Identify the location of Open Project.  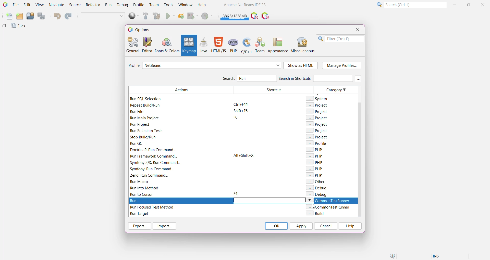
(30, 16).